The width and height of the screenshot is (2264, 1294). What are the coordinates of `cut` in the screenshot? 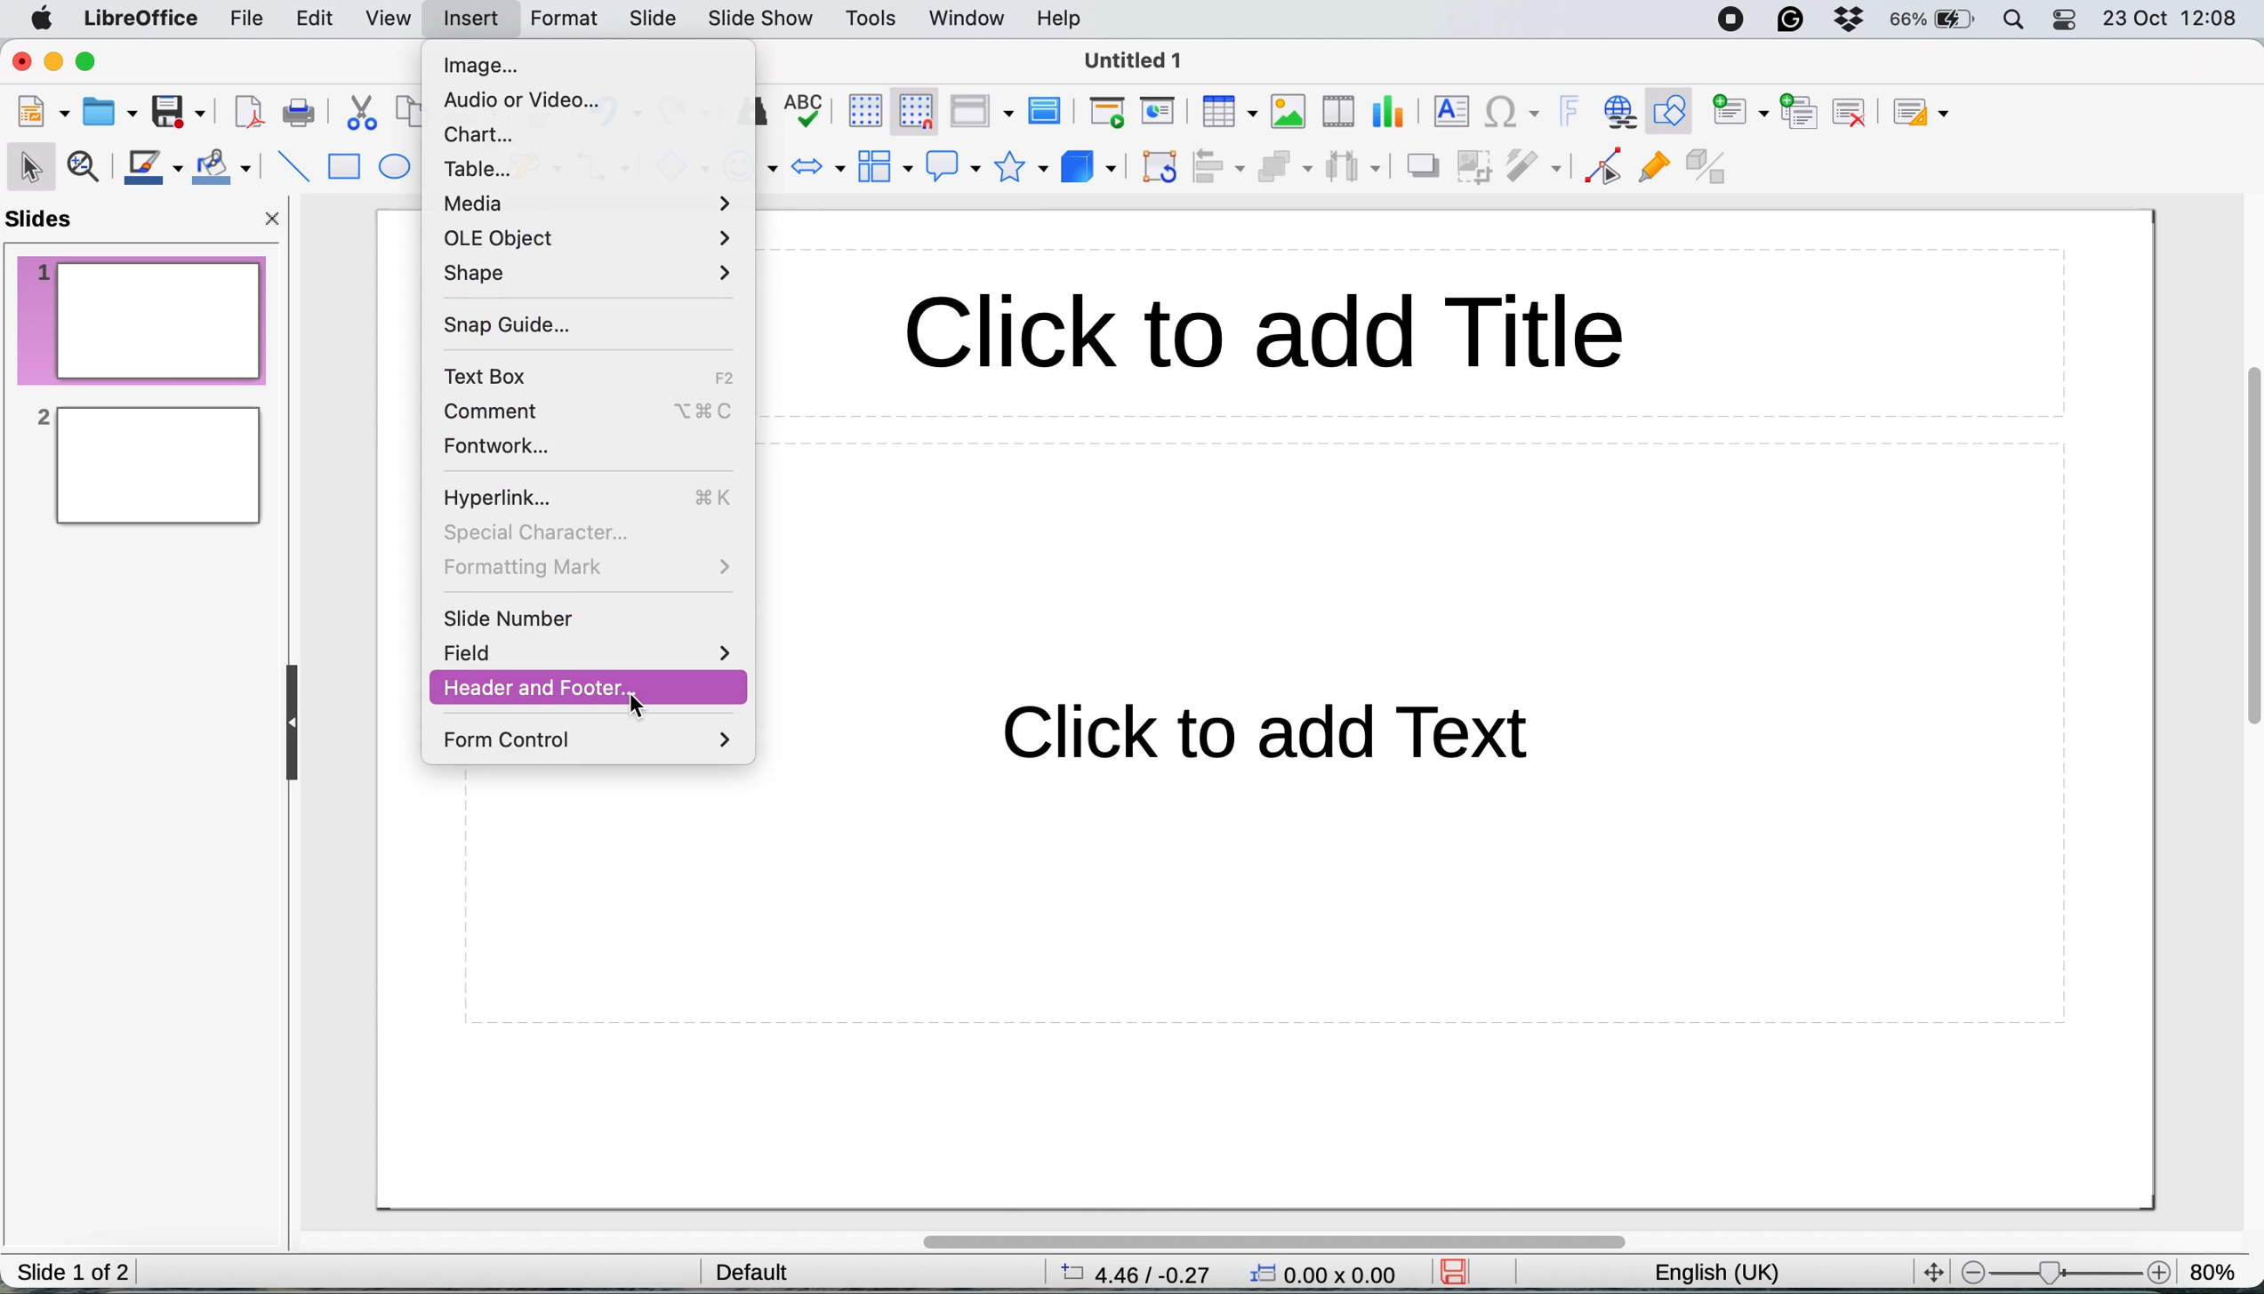 It's located at (364, 116).